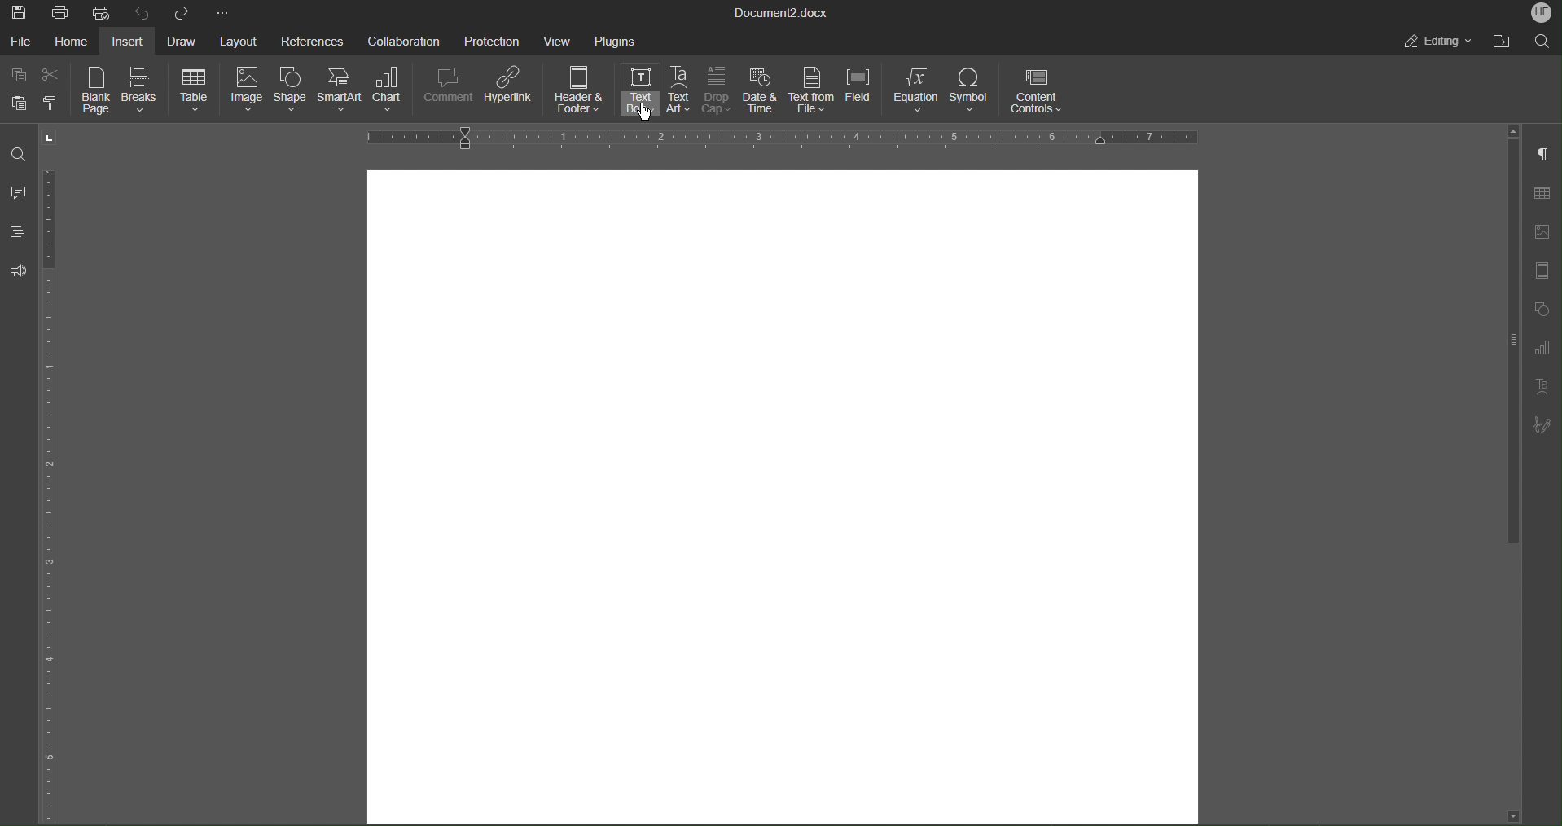 This screenshot has width=1562, height=826. I want to click on Breaks, so click(143, 91).